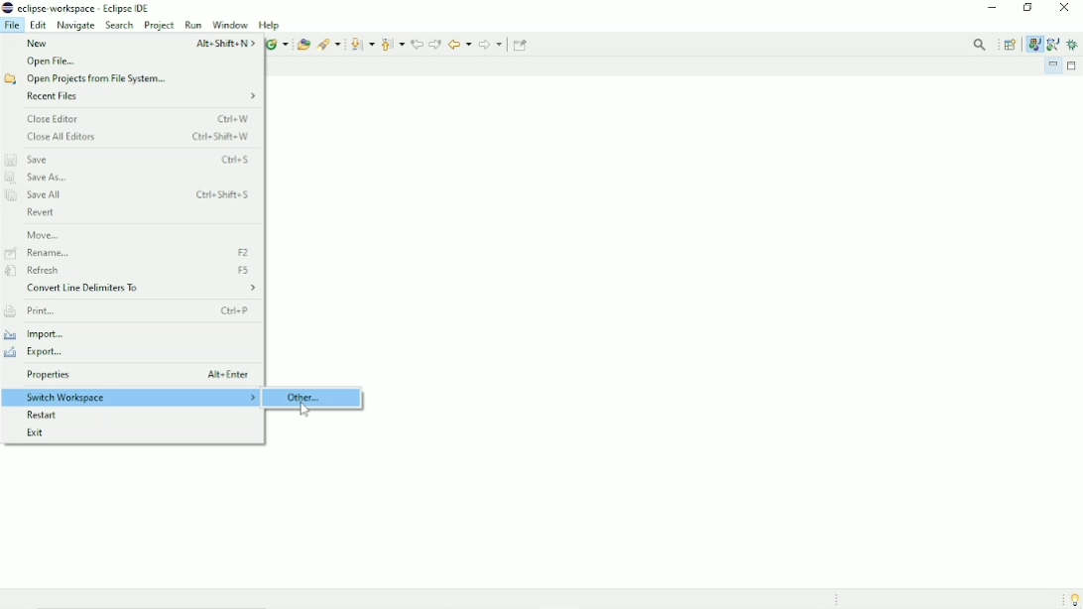  What do you see at coordinates (130, 196) in the screenshot?
I see `Save all` at bounding box center [130, 196].